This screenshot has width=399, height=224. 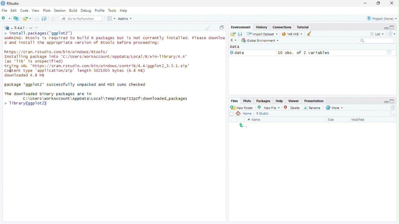 I want to click on History, so click(x=261, y=27).